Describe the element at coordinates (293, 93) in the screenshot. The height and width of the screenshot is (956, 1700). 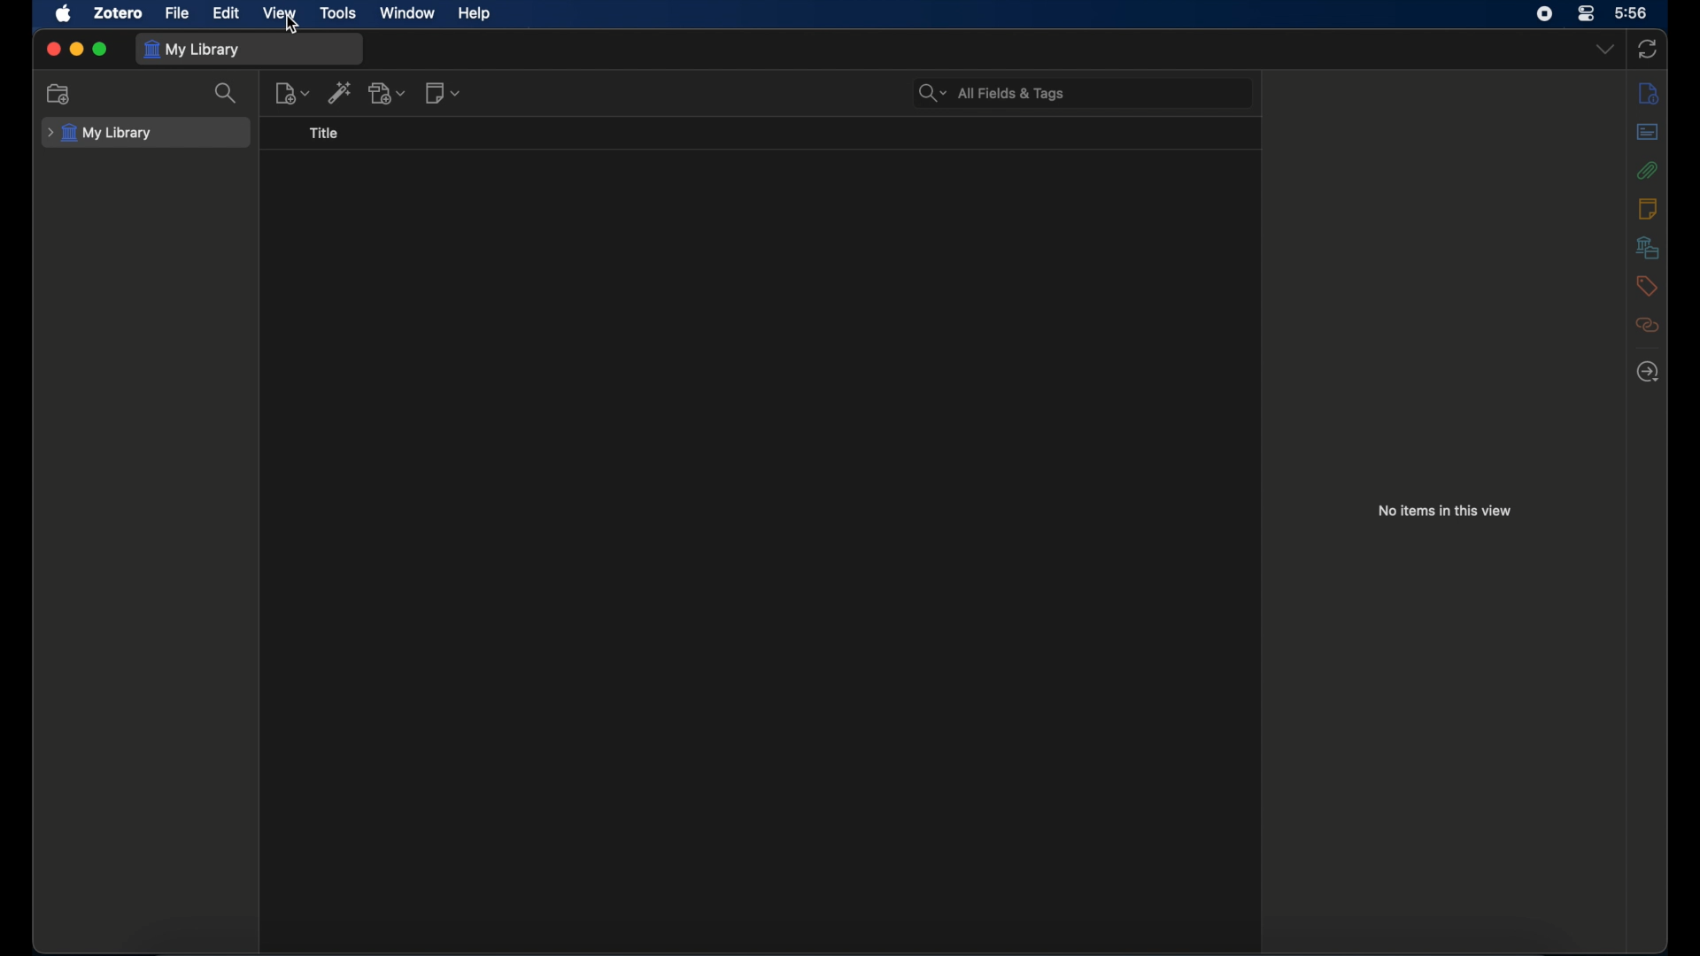
I see `new item` at that location.